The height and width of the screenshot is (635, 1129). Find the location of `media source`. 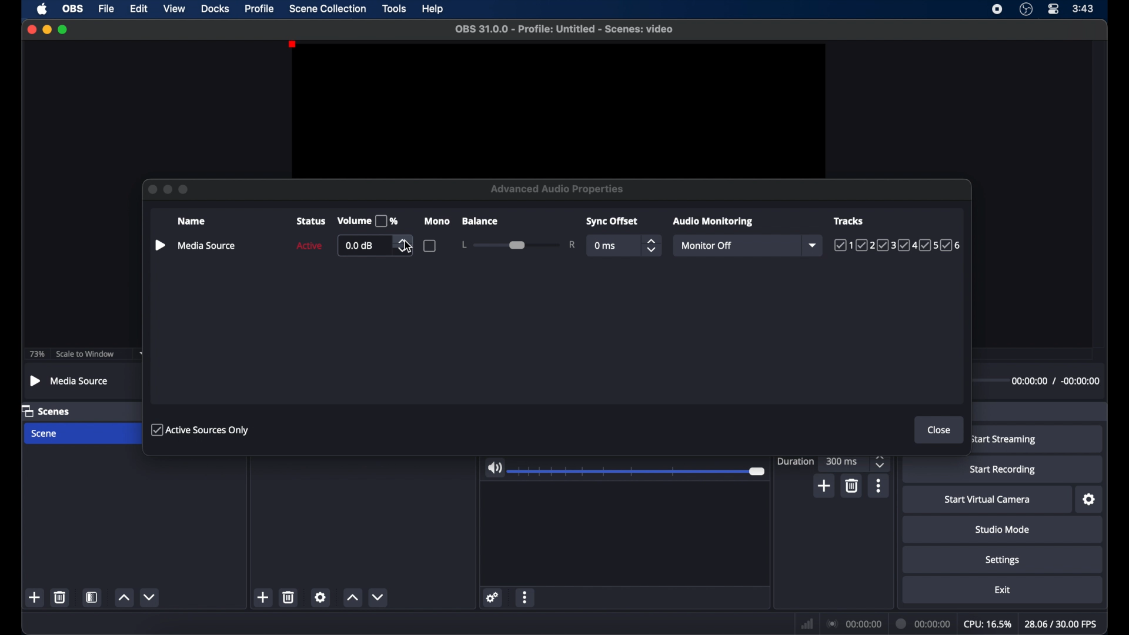

media source is located at coordinates (194, 245).